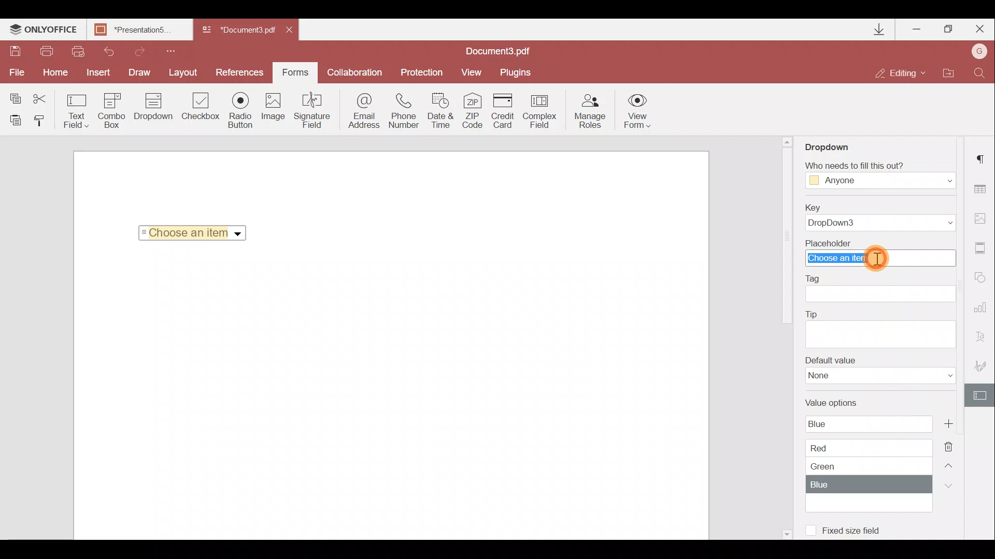 The width and height of the screenshot is (995, 559). I want to click on Cut, so click(41, 96).